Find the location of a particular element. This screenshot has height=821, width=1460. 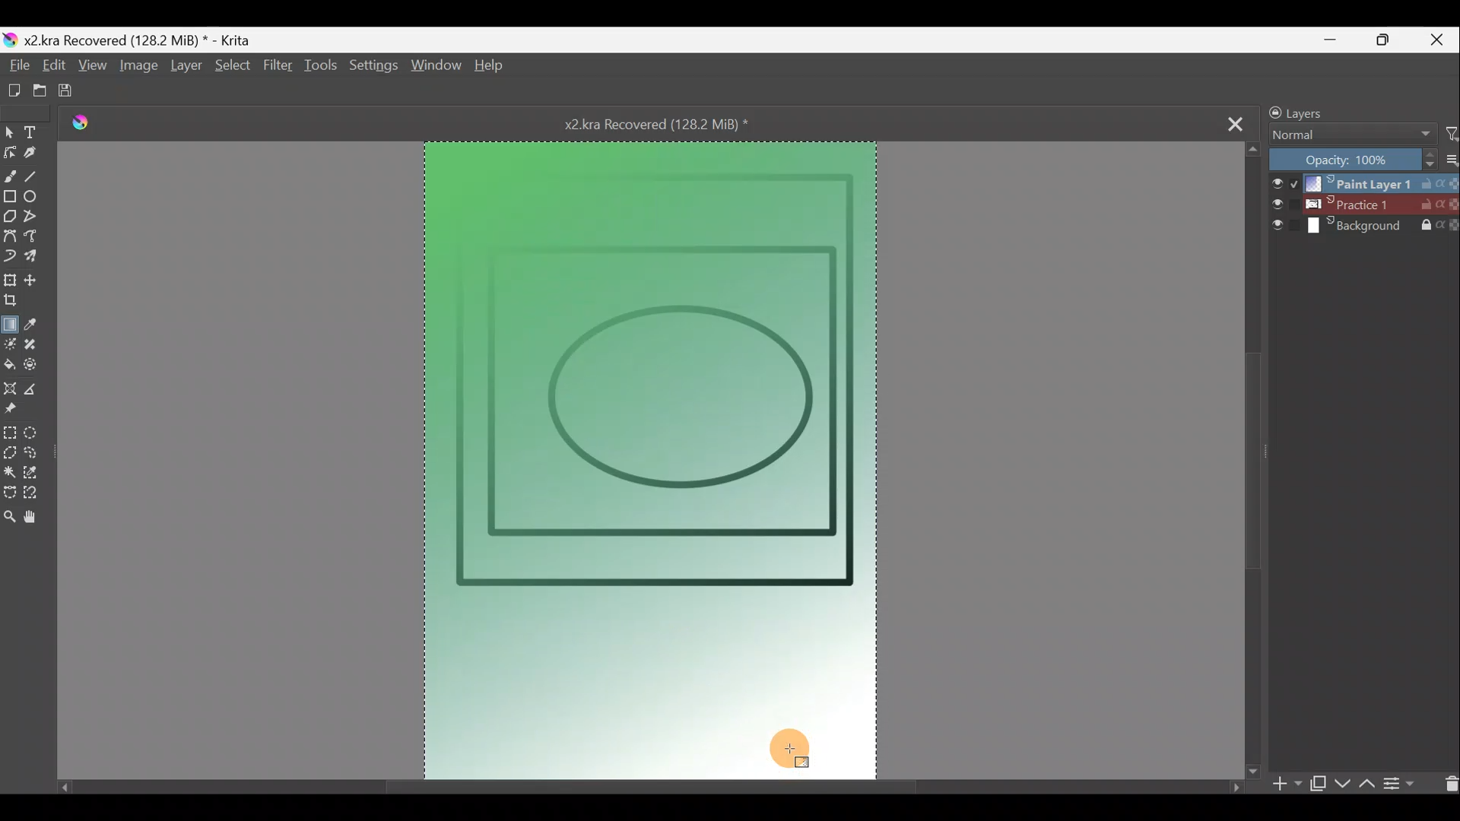

Line tool is located at coordinates (34, 179).